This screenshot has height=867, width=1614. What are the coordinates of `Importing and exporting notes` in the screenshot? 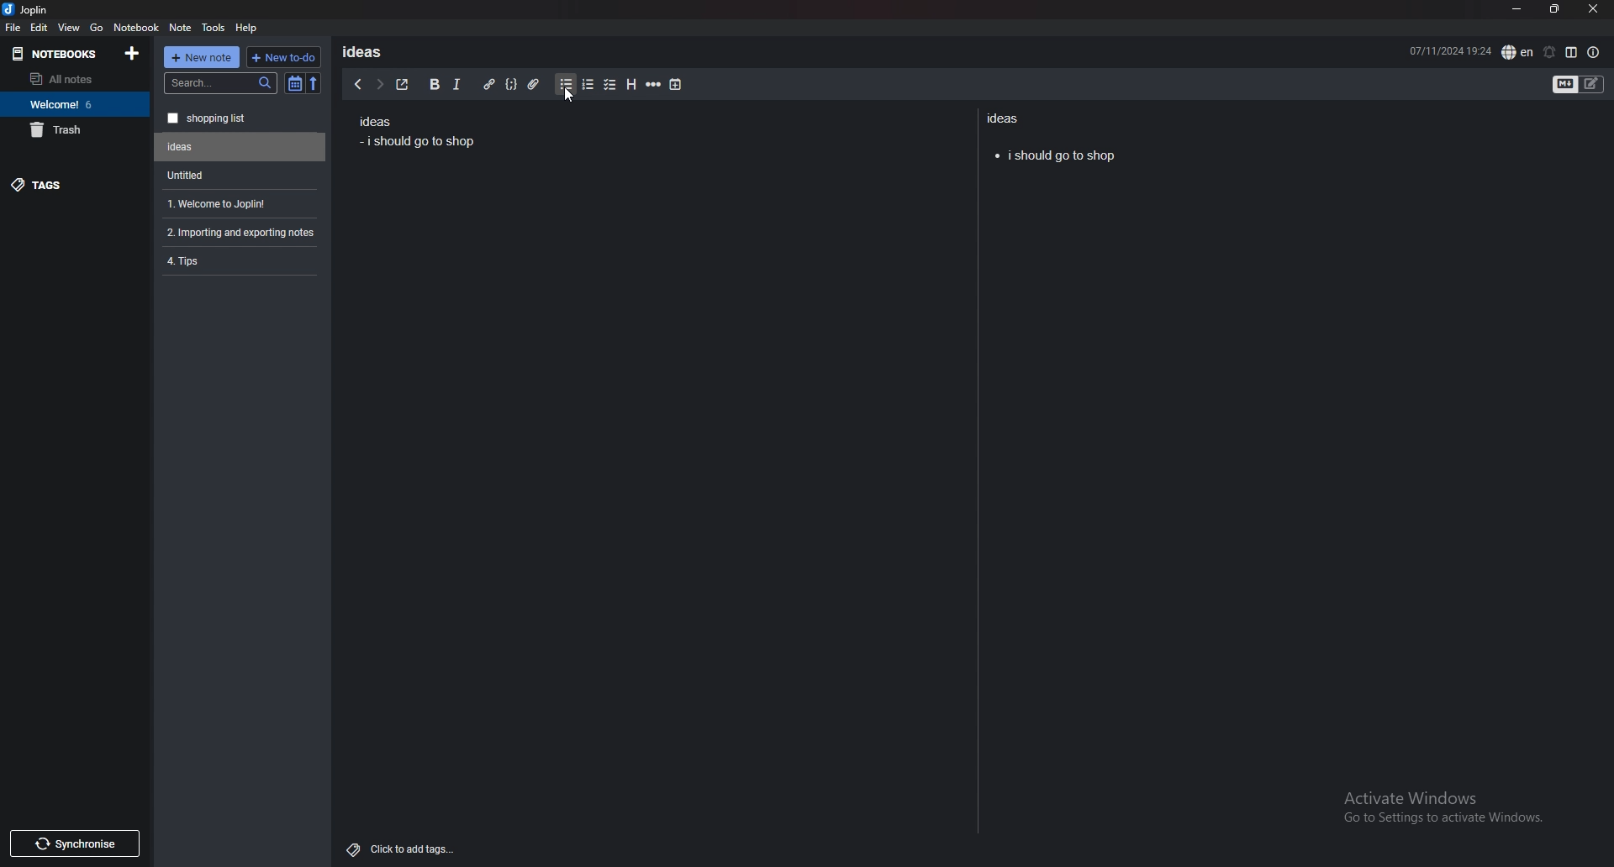 It's located at (243, 233).